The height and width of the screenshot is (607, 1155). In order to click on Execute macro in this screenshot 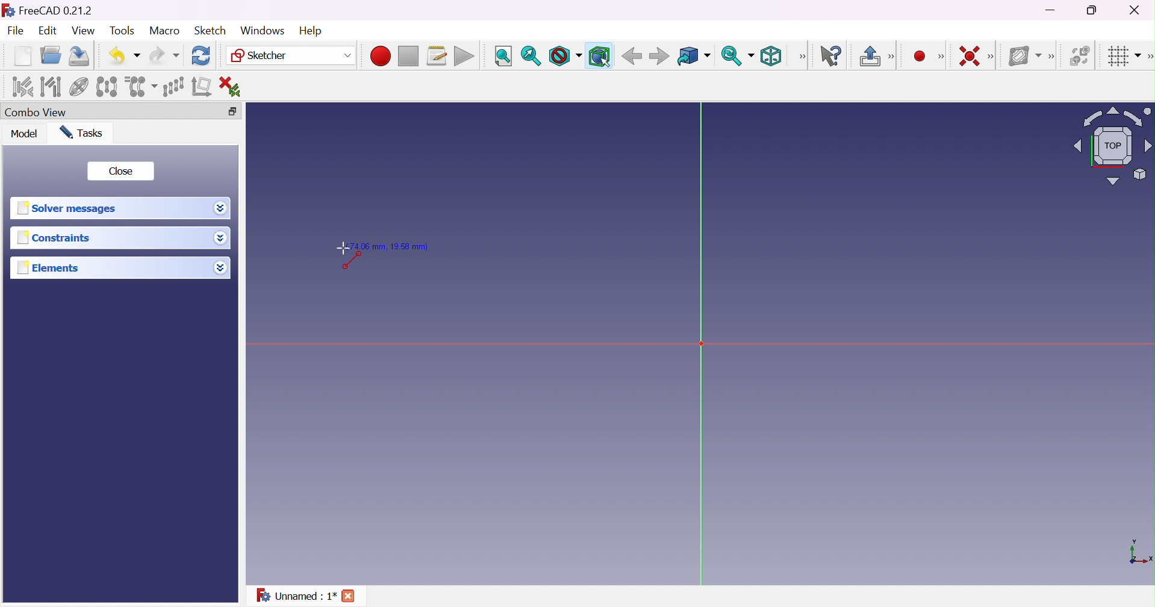, I will do `click(464, 56)`.